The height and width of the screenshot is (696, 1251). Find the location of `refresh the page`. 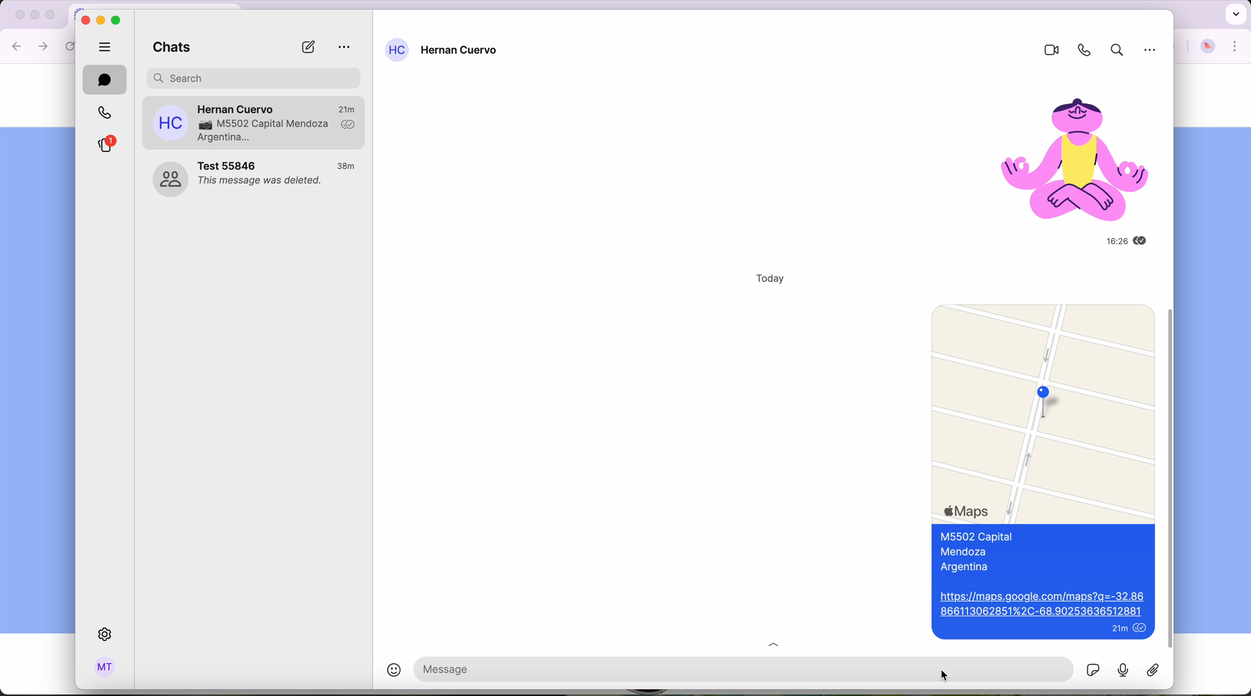

refresh the page is located at coordinates (72, 46).